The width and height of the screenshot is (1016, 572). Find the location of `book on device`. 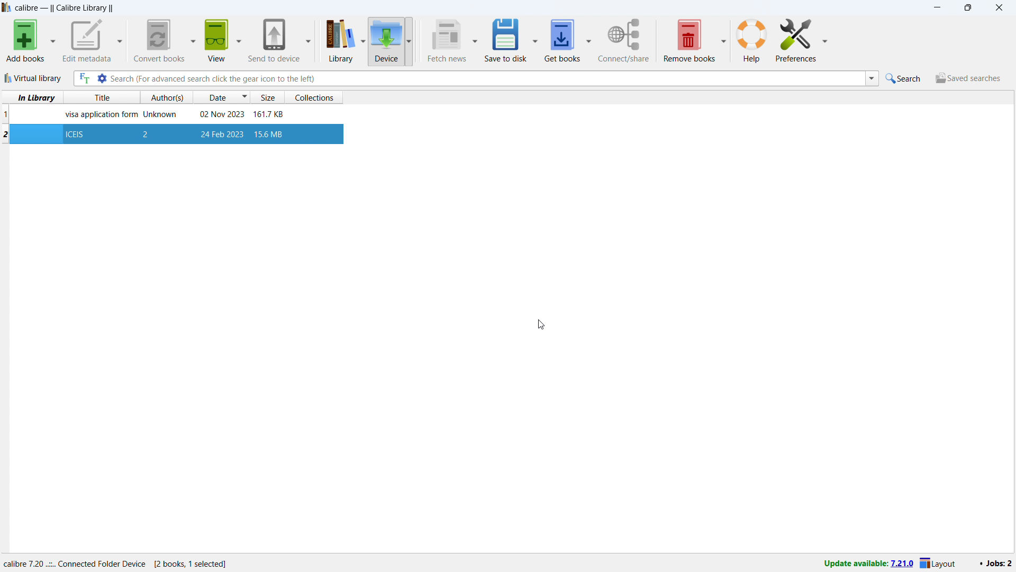

book on device is located at coordinates (170, 114).